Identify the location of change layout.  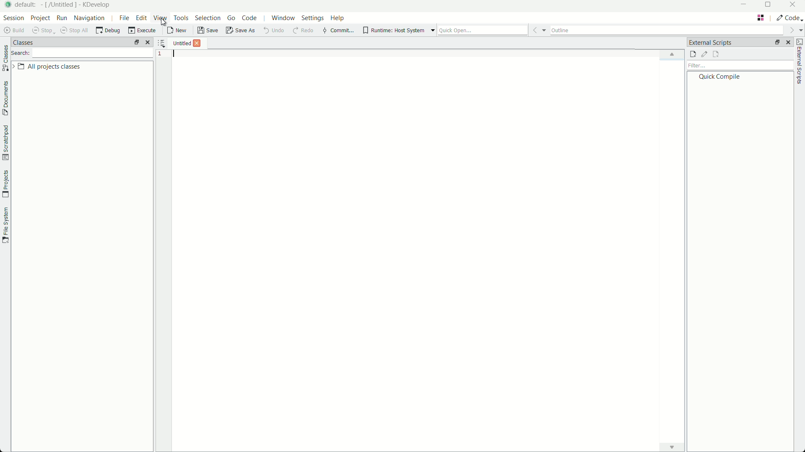
(774, 43).